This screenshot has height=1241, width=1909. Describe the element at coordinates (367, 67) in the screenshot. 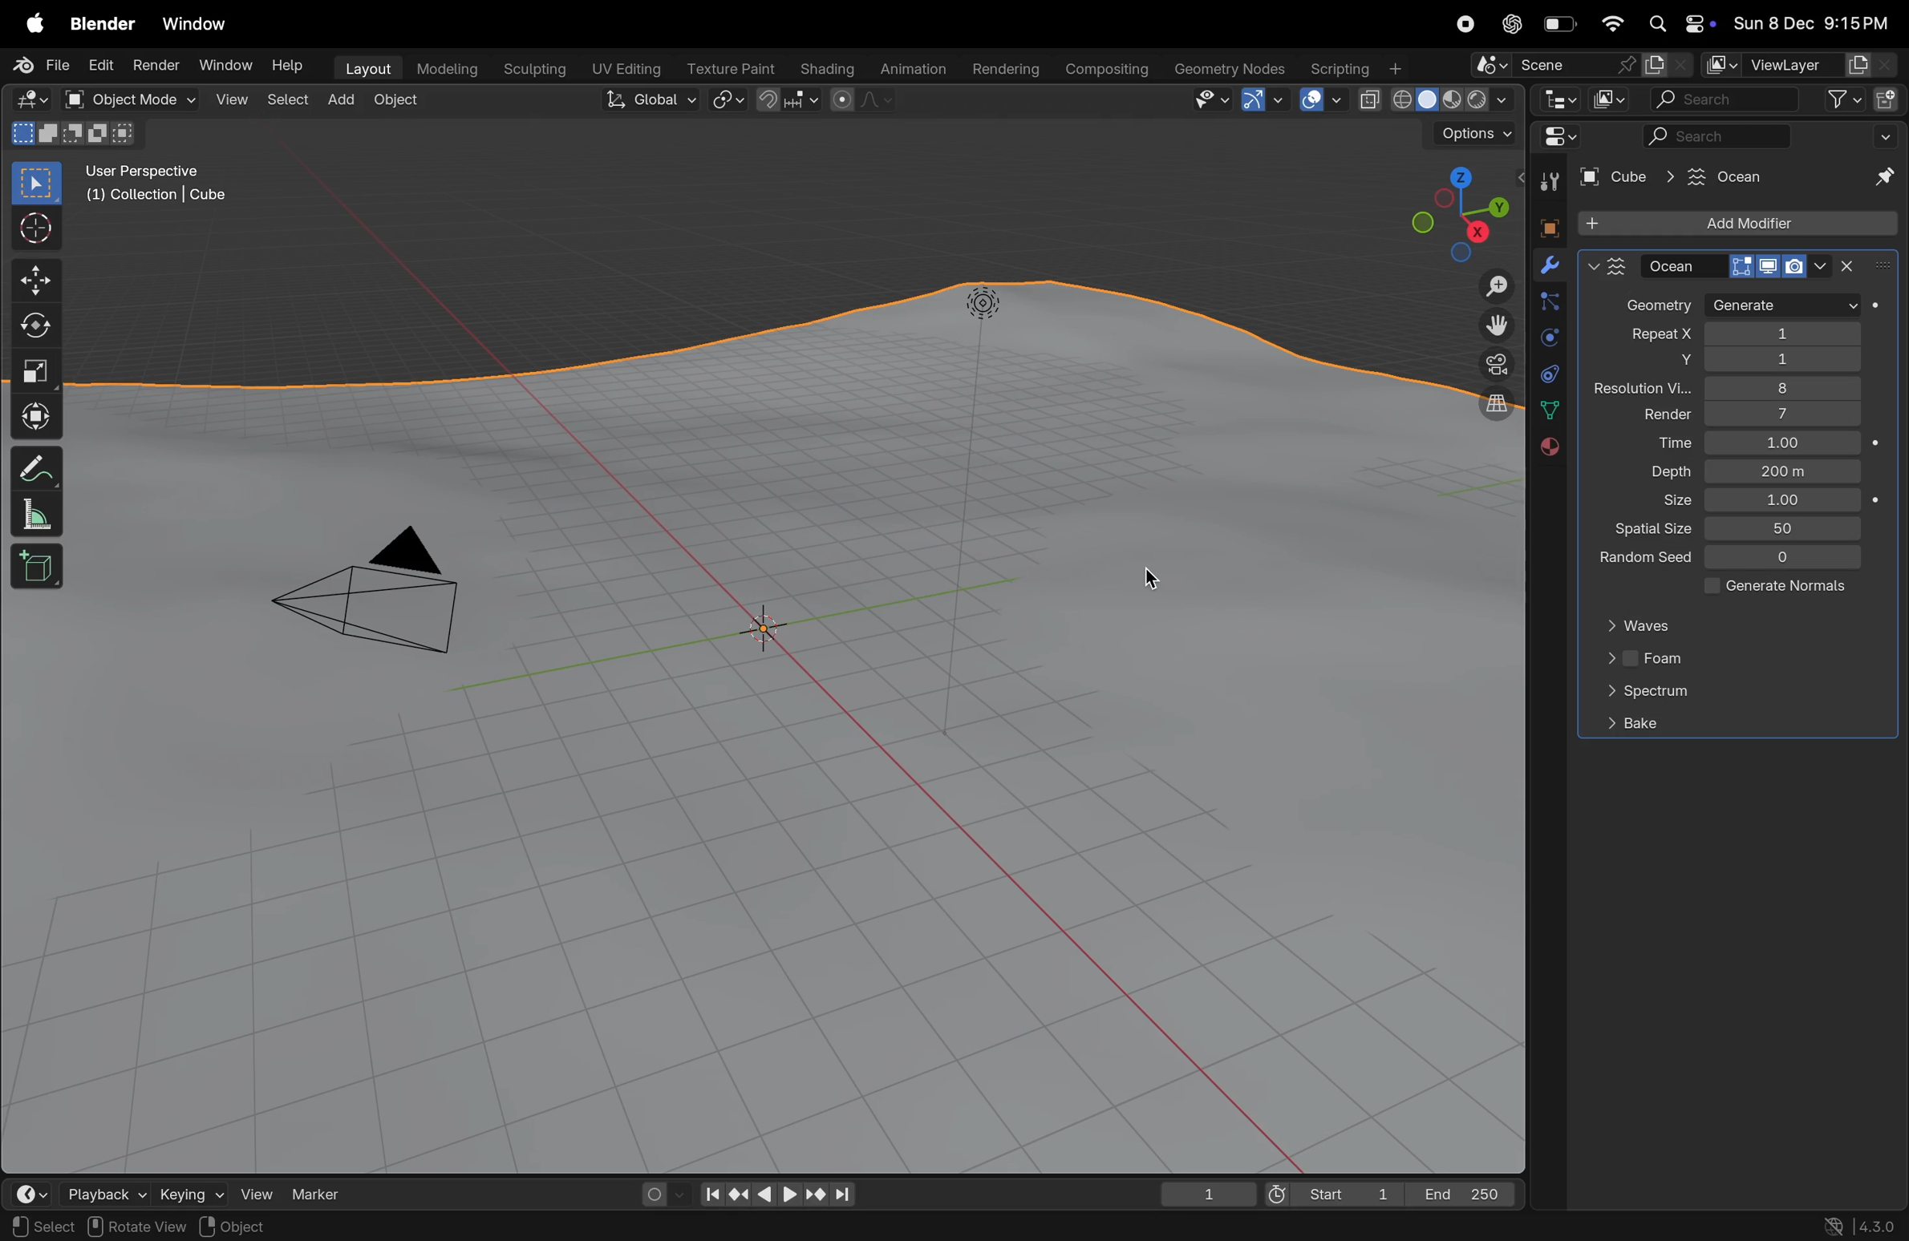

I see `layout` at that location.